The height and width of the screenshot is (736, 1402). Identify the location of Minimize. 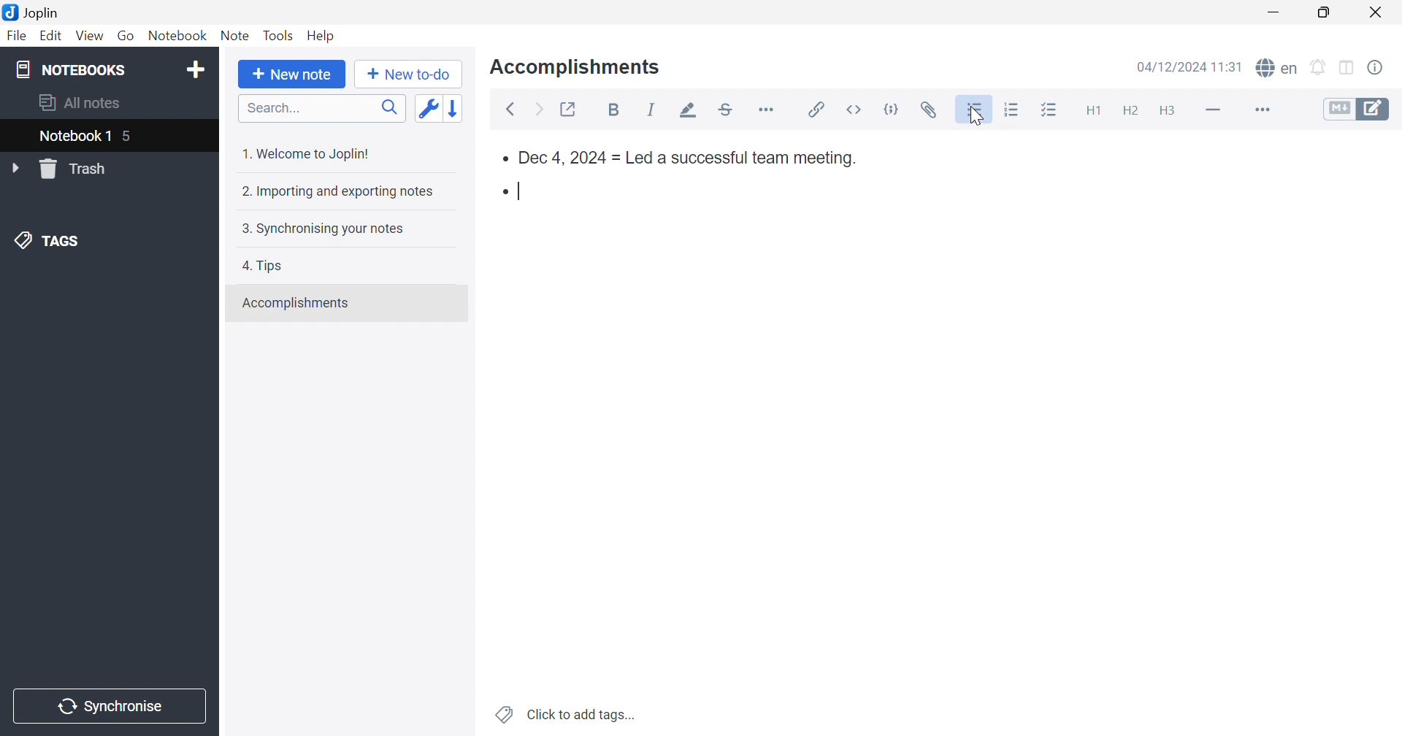
(1272, 13).